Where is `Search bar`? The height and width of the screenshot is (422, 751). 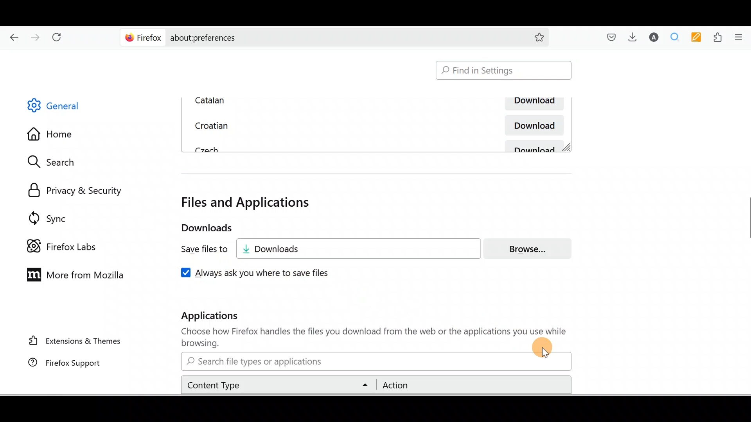 Search bar is located at coordinates (504, 71).